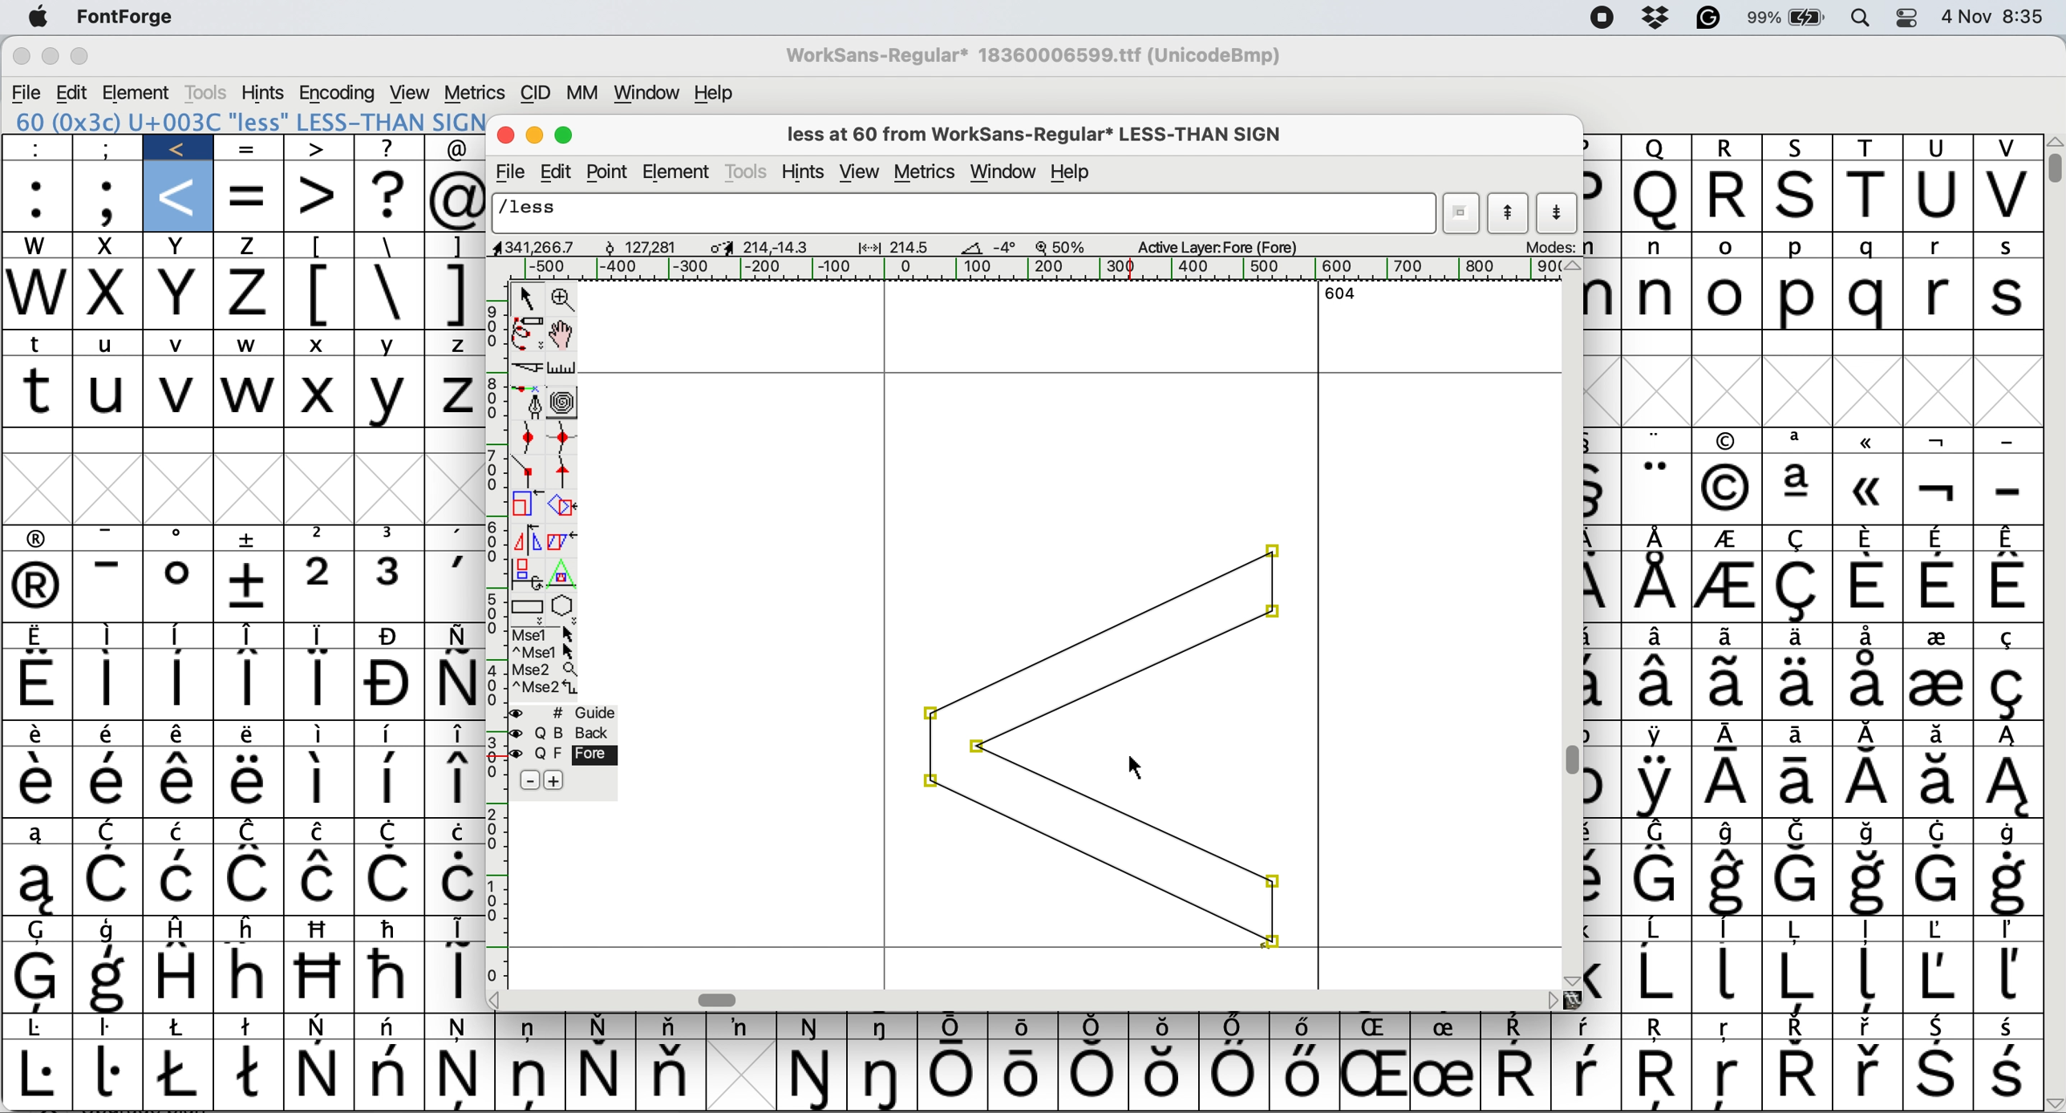  Describe the element at coordinates (1729, 148) in the screenshot. I see `r` at that location.